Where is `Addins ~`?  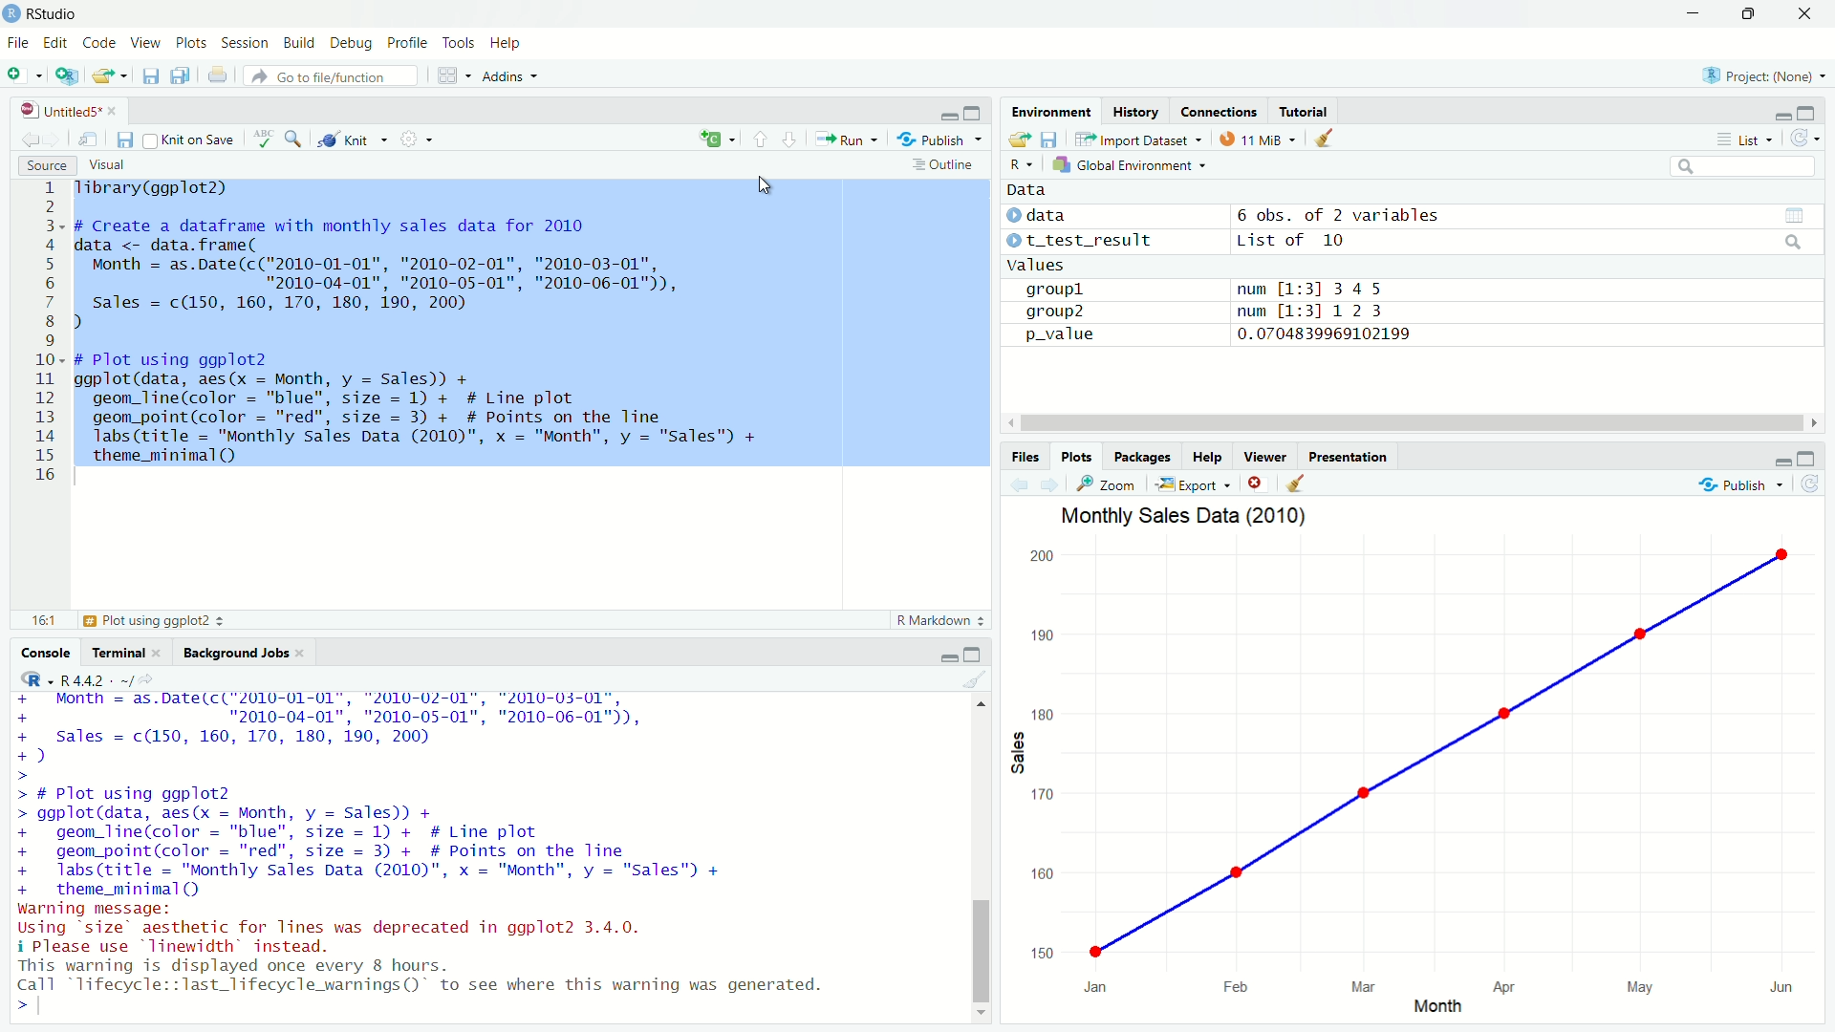
Addins ~ is located at coordinates (512, 75).